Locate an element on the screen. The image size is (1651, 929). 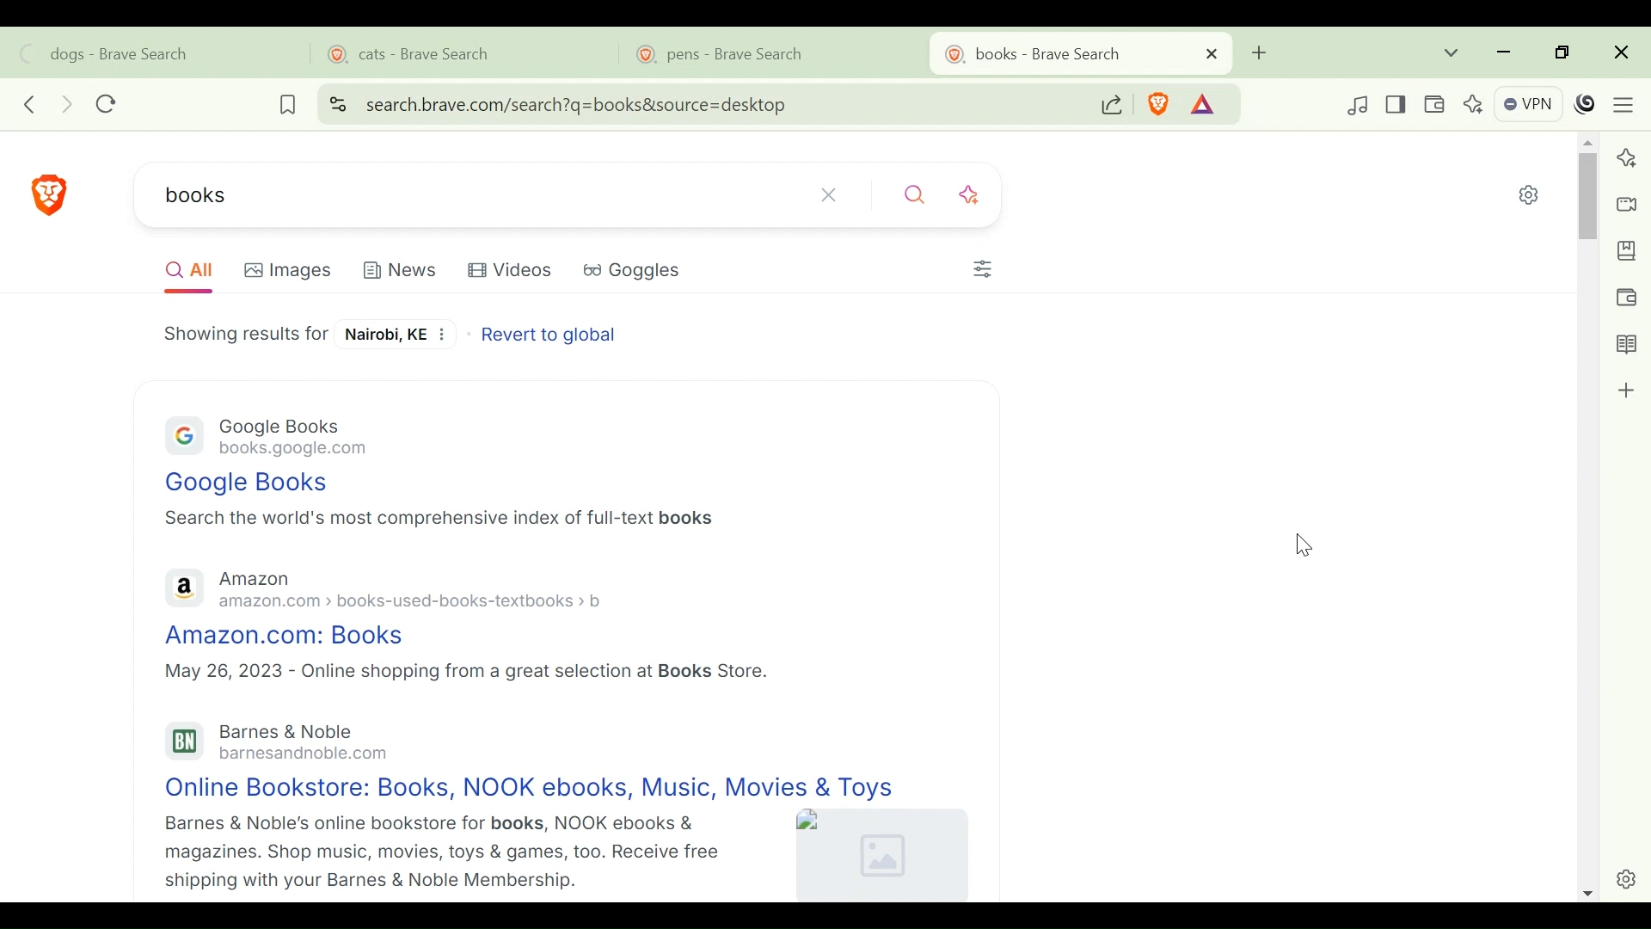
Online Bookstore: Books, NOOK ebooks, Music, Movies & Toys is located at coordinates (546, 783).